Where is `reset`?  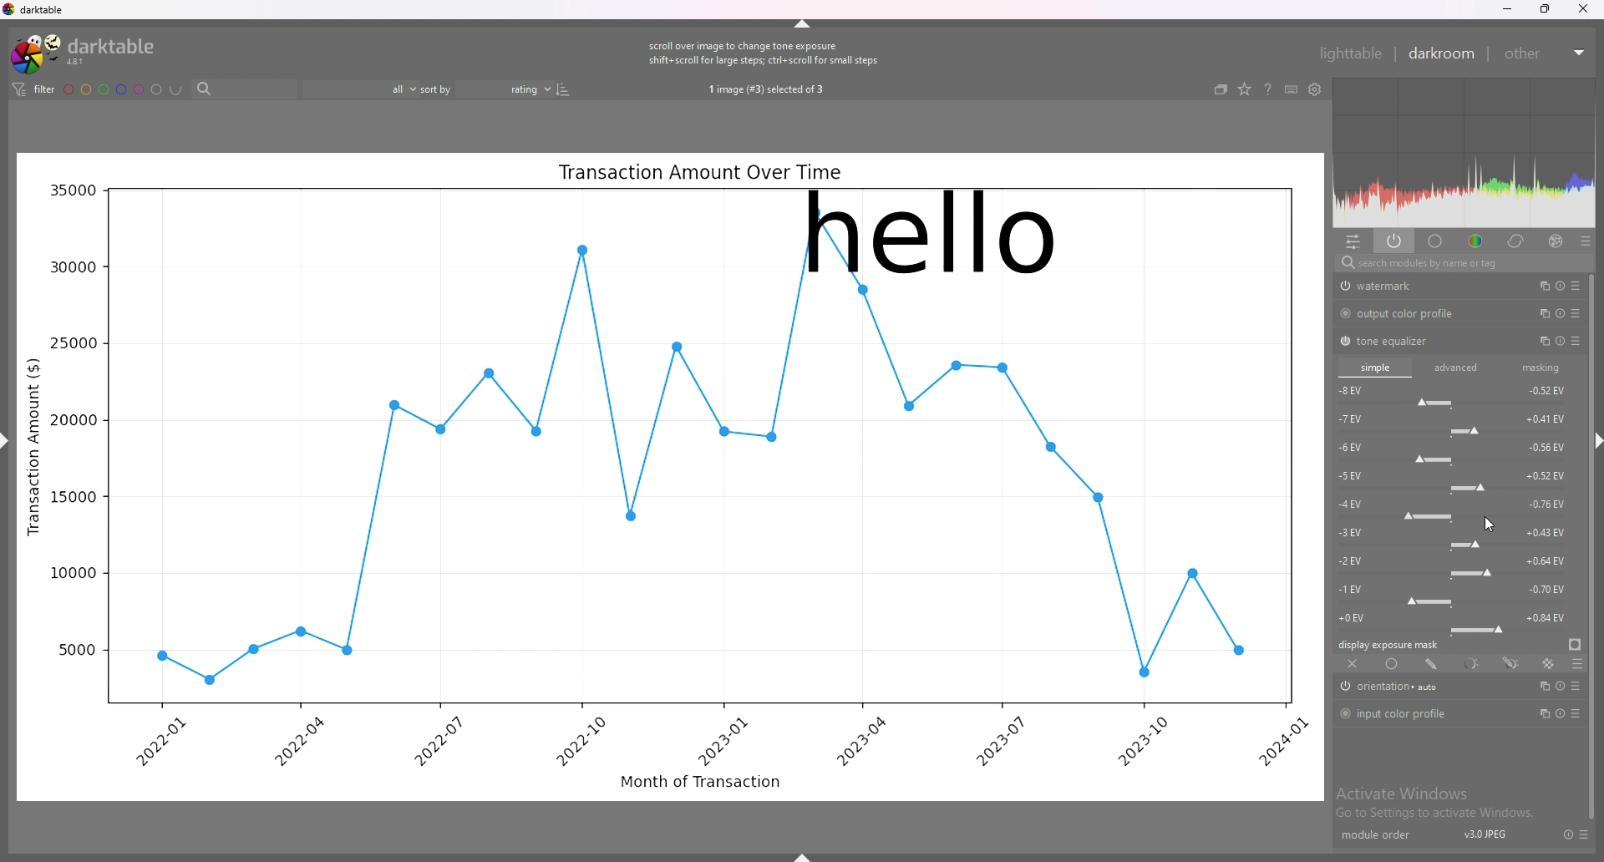
reset is located at coordinates (1565, 834).